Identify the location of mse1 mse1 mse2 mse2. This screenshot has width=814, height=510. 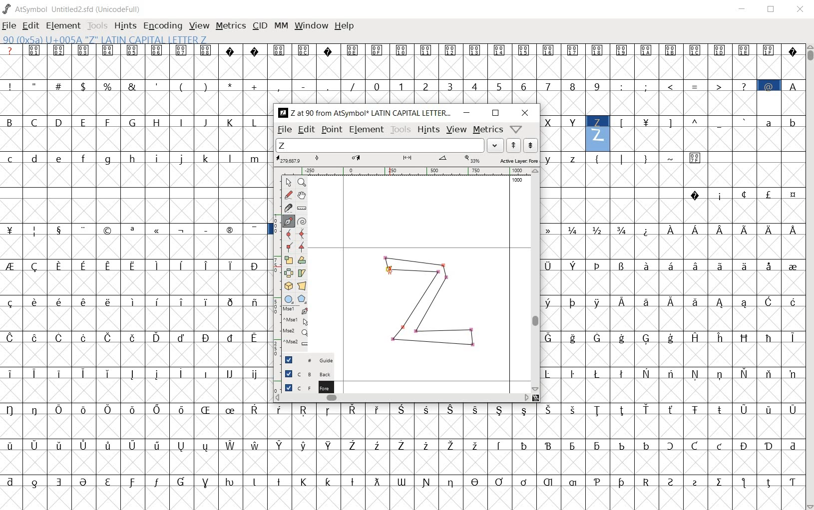
(290, 329).